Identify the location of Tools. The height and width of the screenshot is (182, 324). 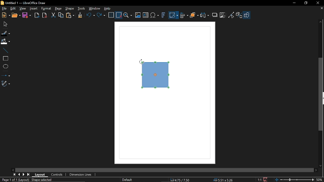
(81, 8).